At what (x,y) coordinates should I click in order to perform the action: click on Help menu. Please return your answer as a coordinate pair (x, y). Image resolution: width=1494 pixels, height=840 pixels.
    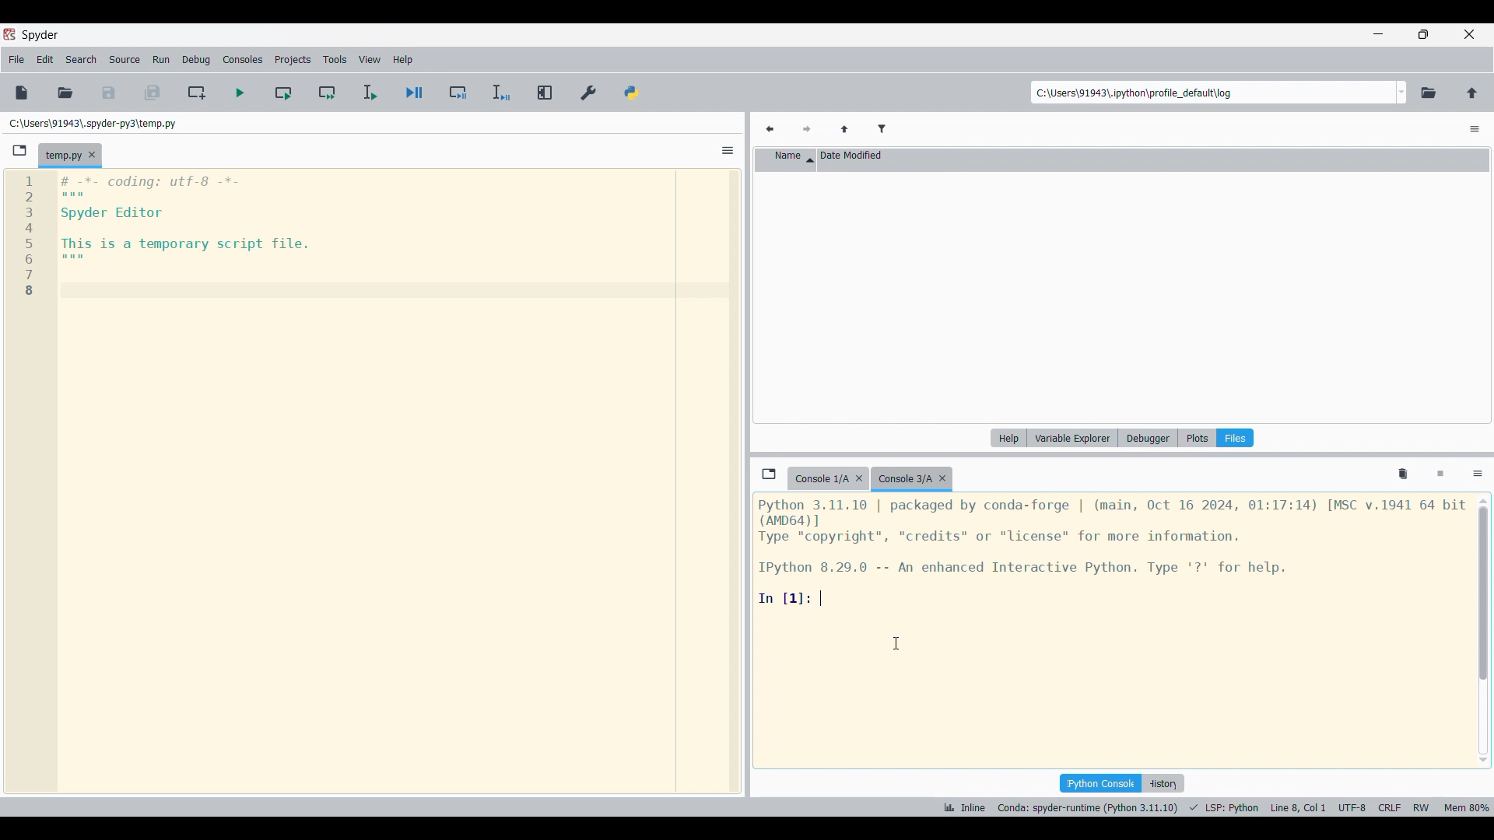
    Looking at the image, I should click on (402, 60).